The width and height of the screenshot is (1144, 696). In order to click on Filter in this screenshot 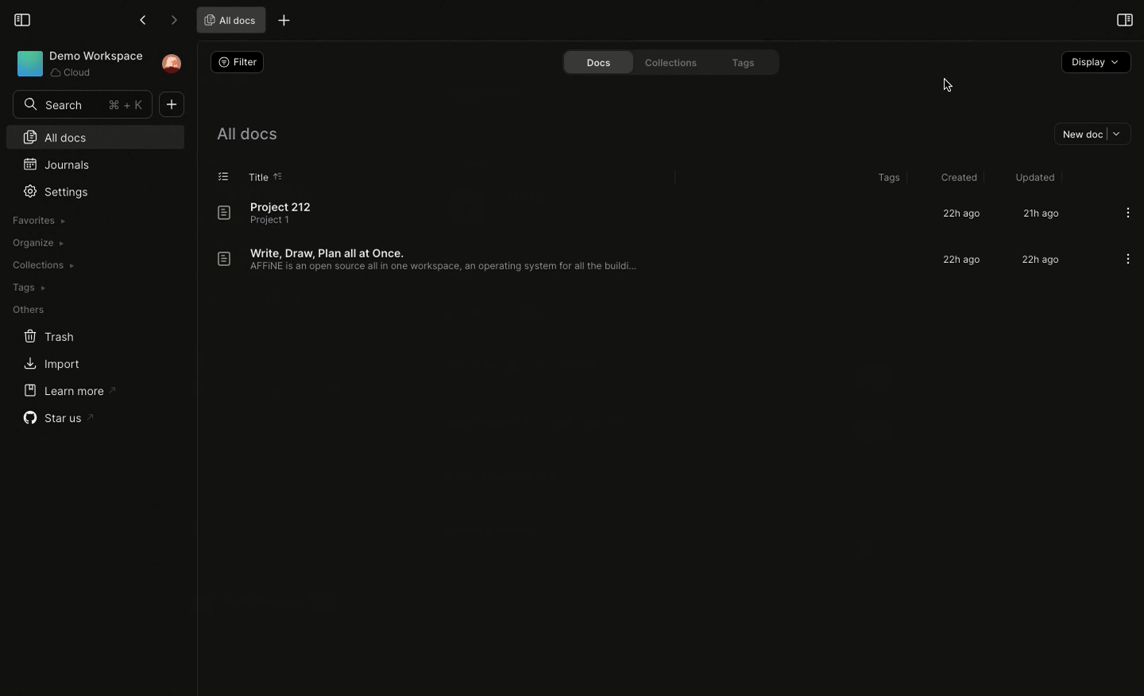, I will do `click(237, 62)`.